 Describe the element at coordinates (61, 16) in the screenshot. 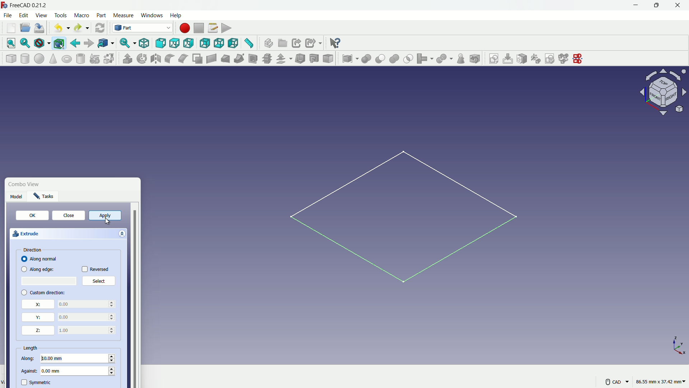

I see `tools` at that location.